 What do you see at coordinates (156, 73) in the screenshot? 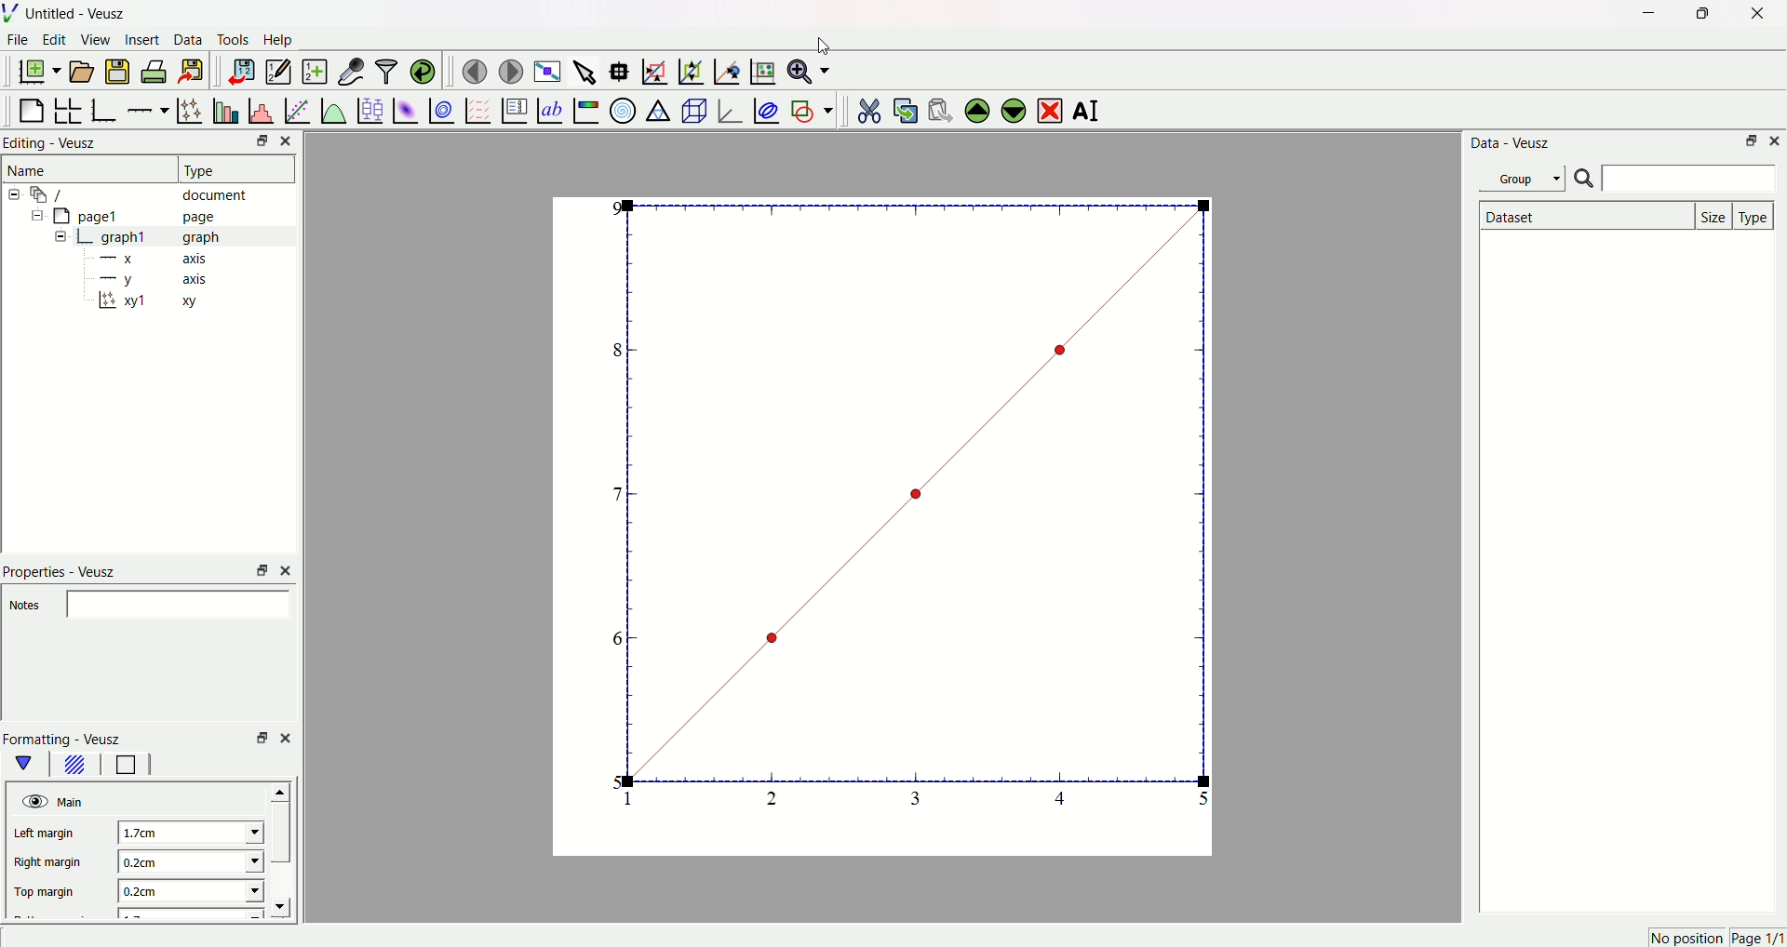
I see `print document` at bounding box center [156, 73].